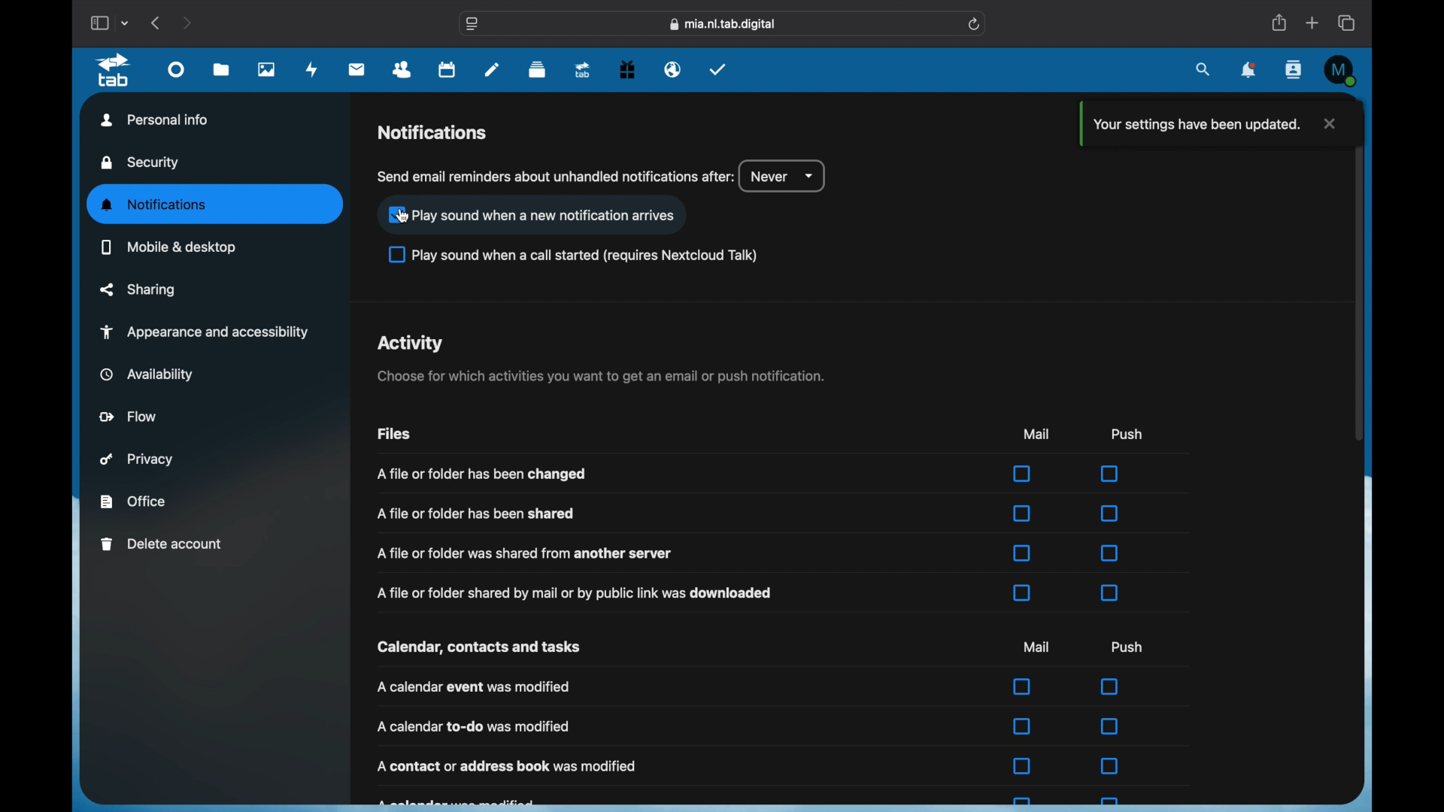 The image size is (1444, 812). I want to click on check box, so click(532, 214).